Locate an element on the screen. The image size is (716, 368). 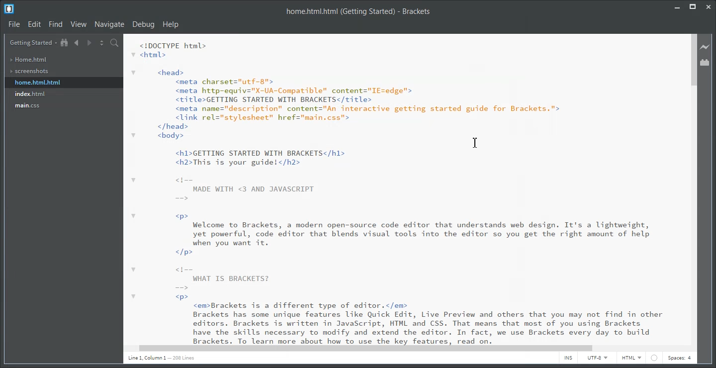
Extension Manager is located at coordinates (705, 62).